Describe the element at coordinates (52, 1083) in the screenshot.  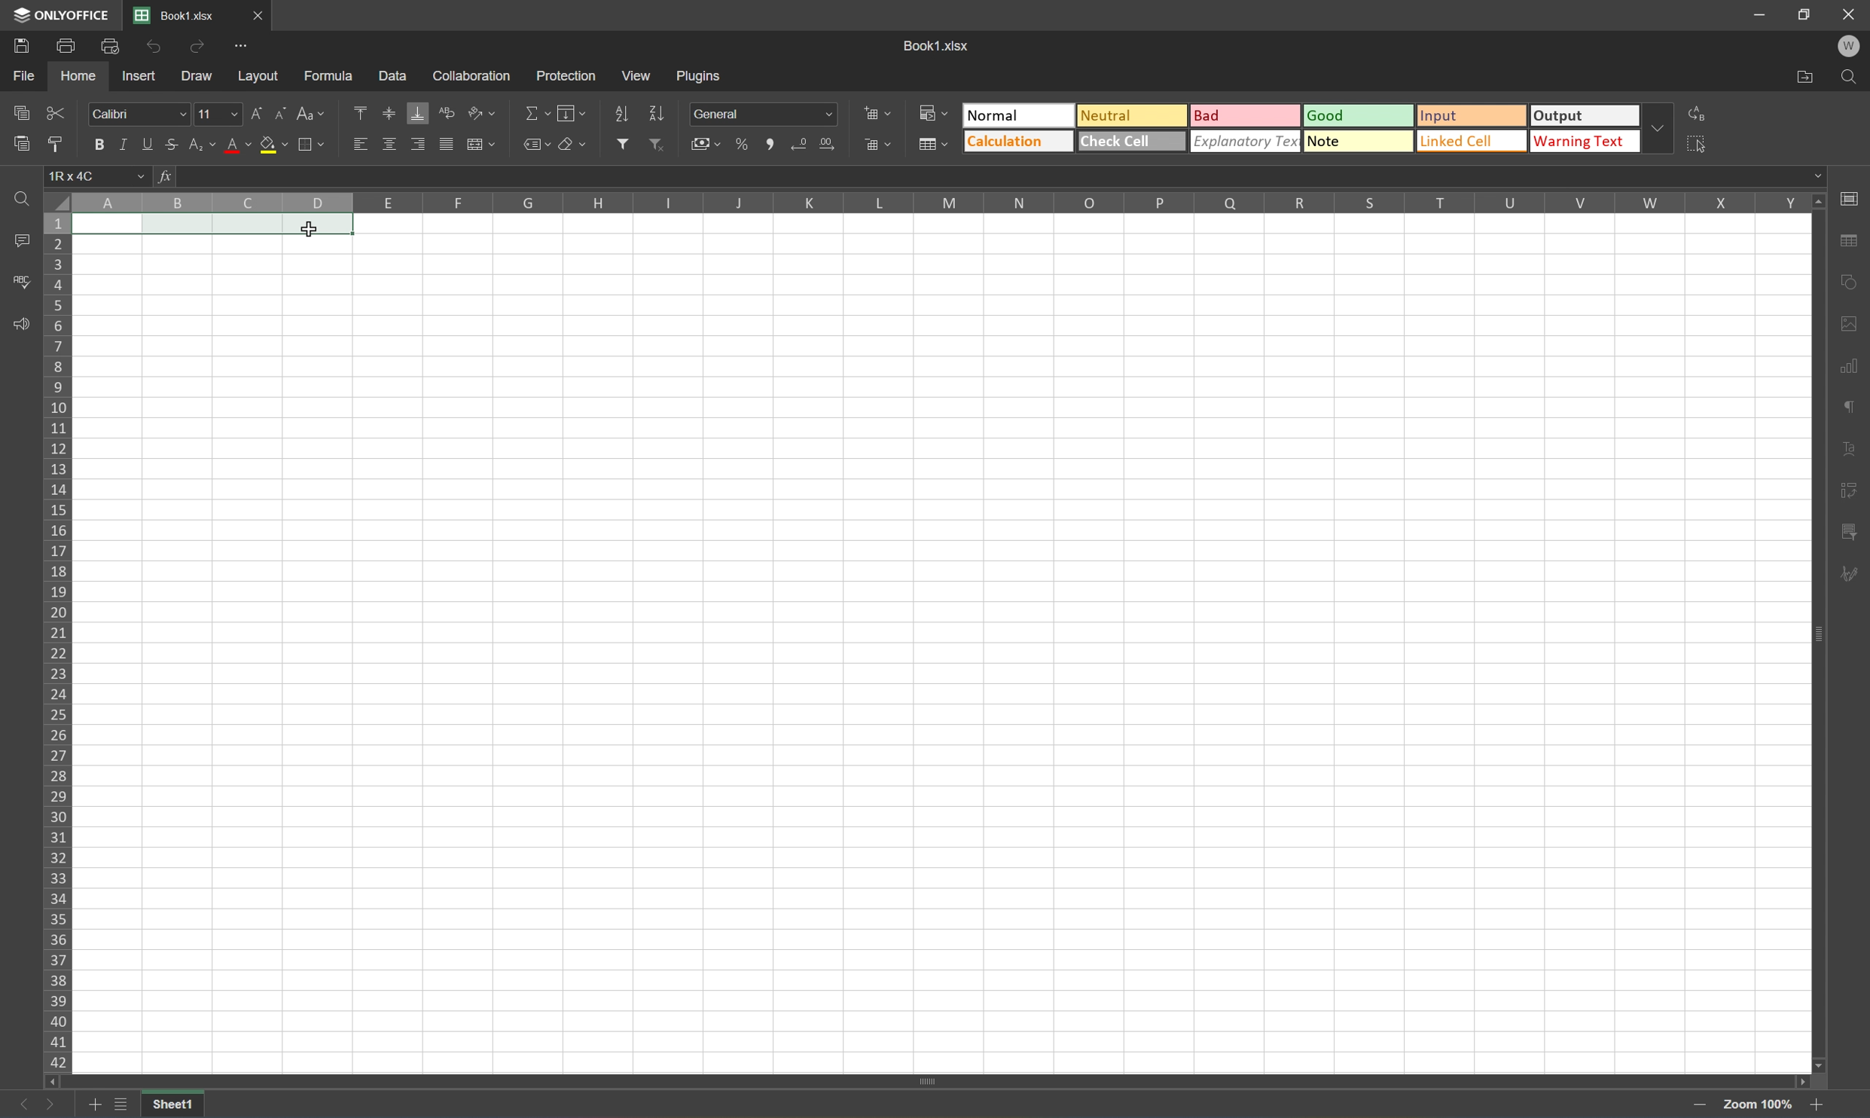
I see `Scroll left` at that location.